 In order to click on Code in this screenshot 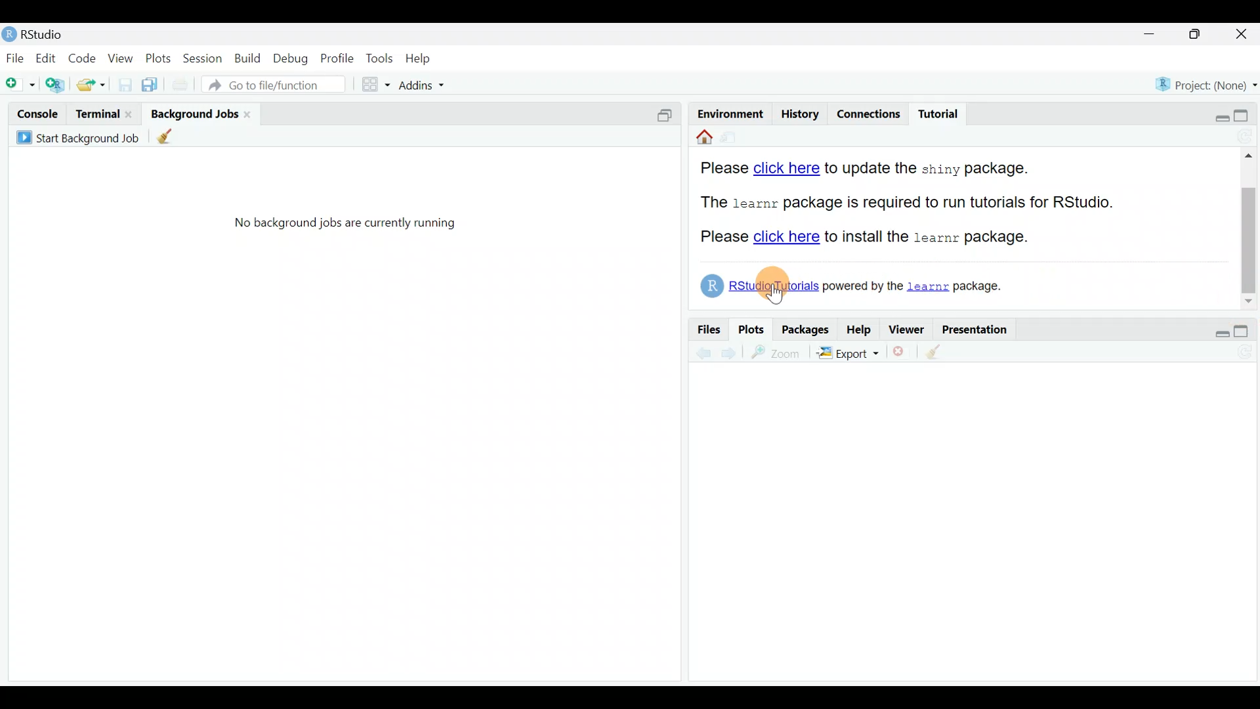, I will do `click(81, 60)`.